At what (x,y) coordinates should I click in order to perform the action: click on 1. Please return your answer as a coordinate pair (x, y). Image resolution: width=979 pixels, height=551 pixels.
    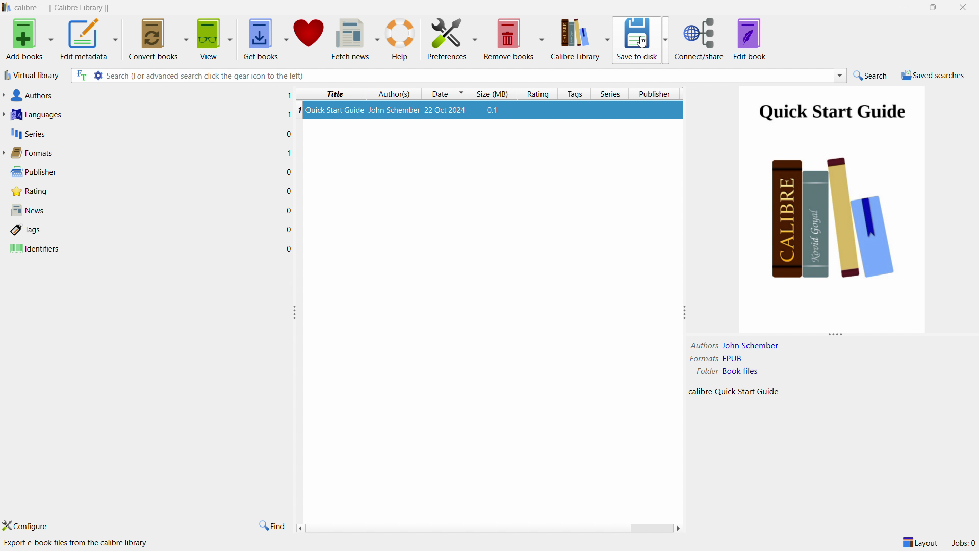
    Looking at the image, I should click on (289, 116).